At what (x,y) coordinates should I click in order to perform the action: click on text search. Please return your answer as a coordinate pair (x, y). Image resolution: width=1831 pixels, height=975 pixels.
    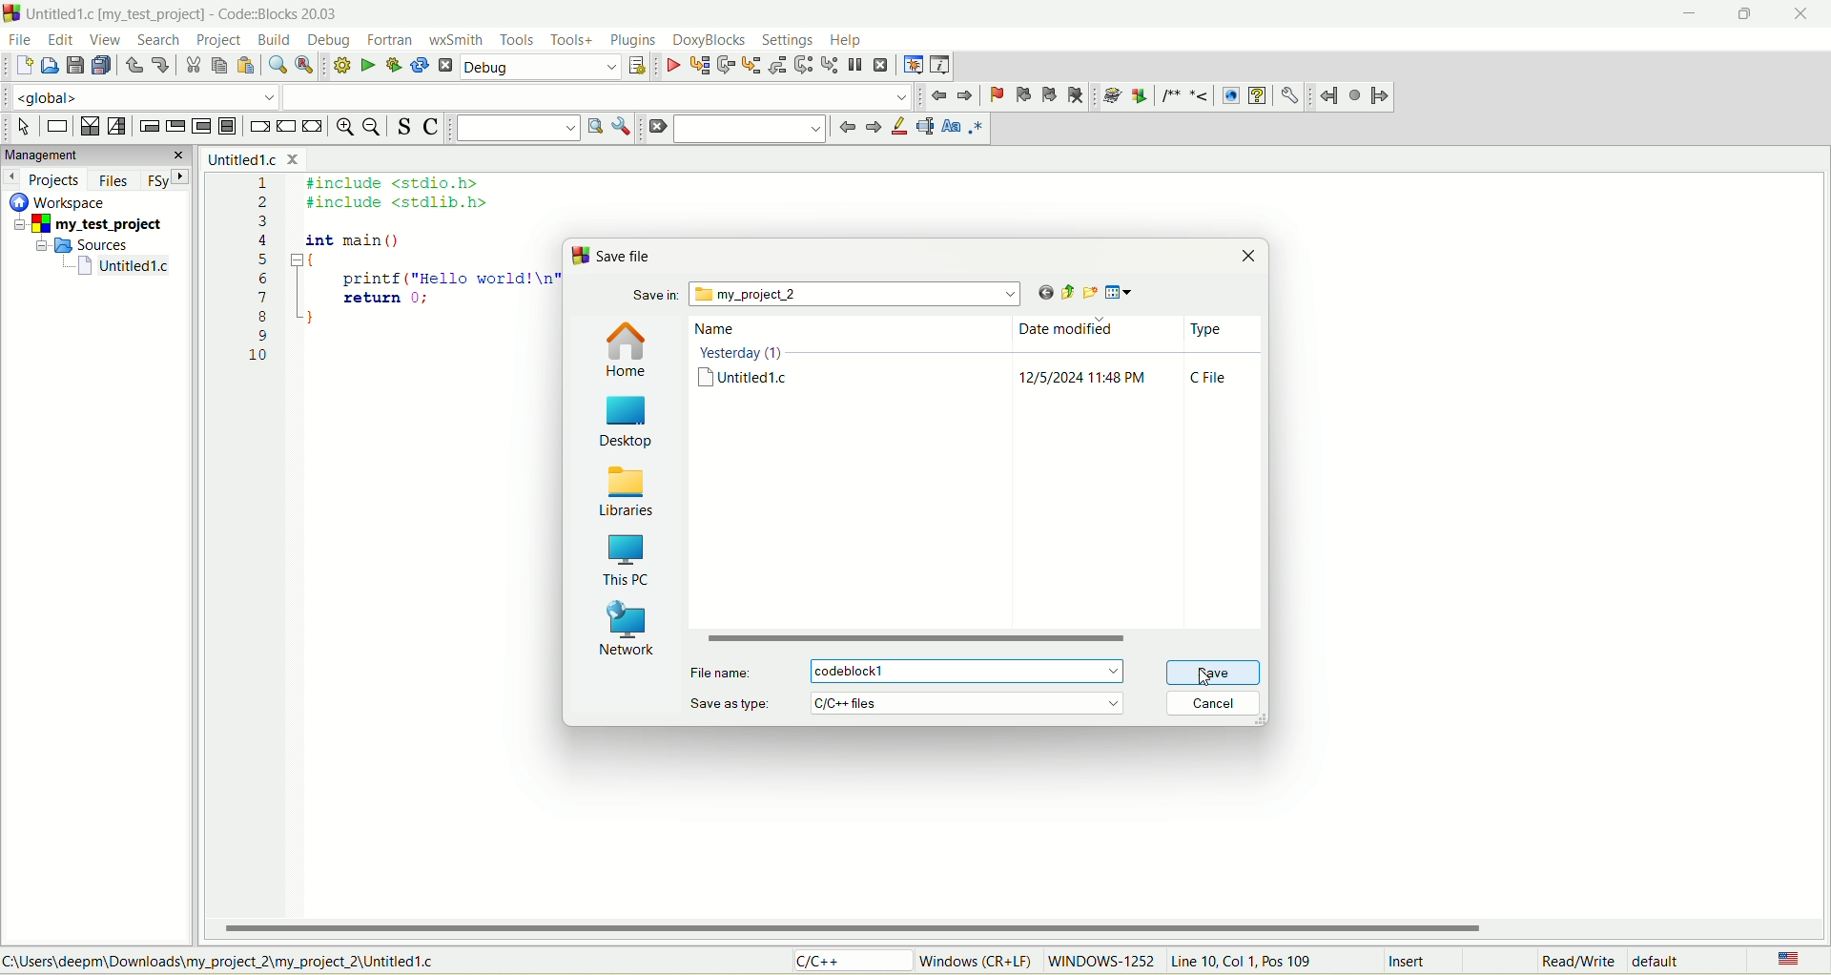
    Looking at the image, I should click on (517, 128).